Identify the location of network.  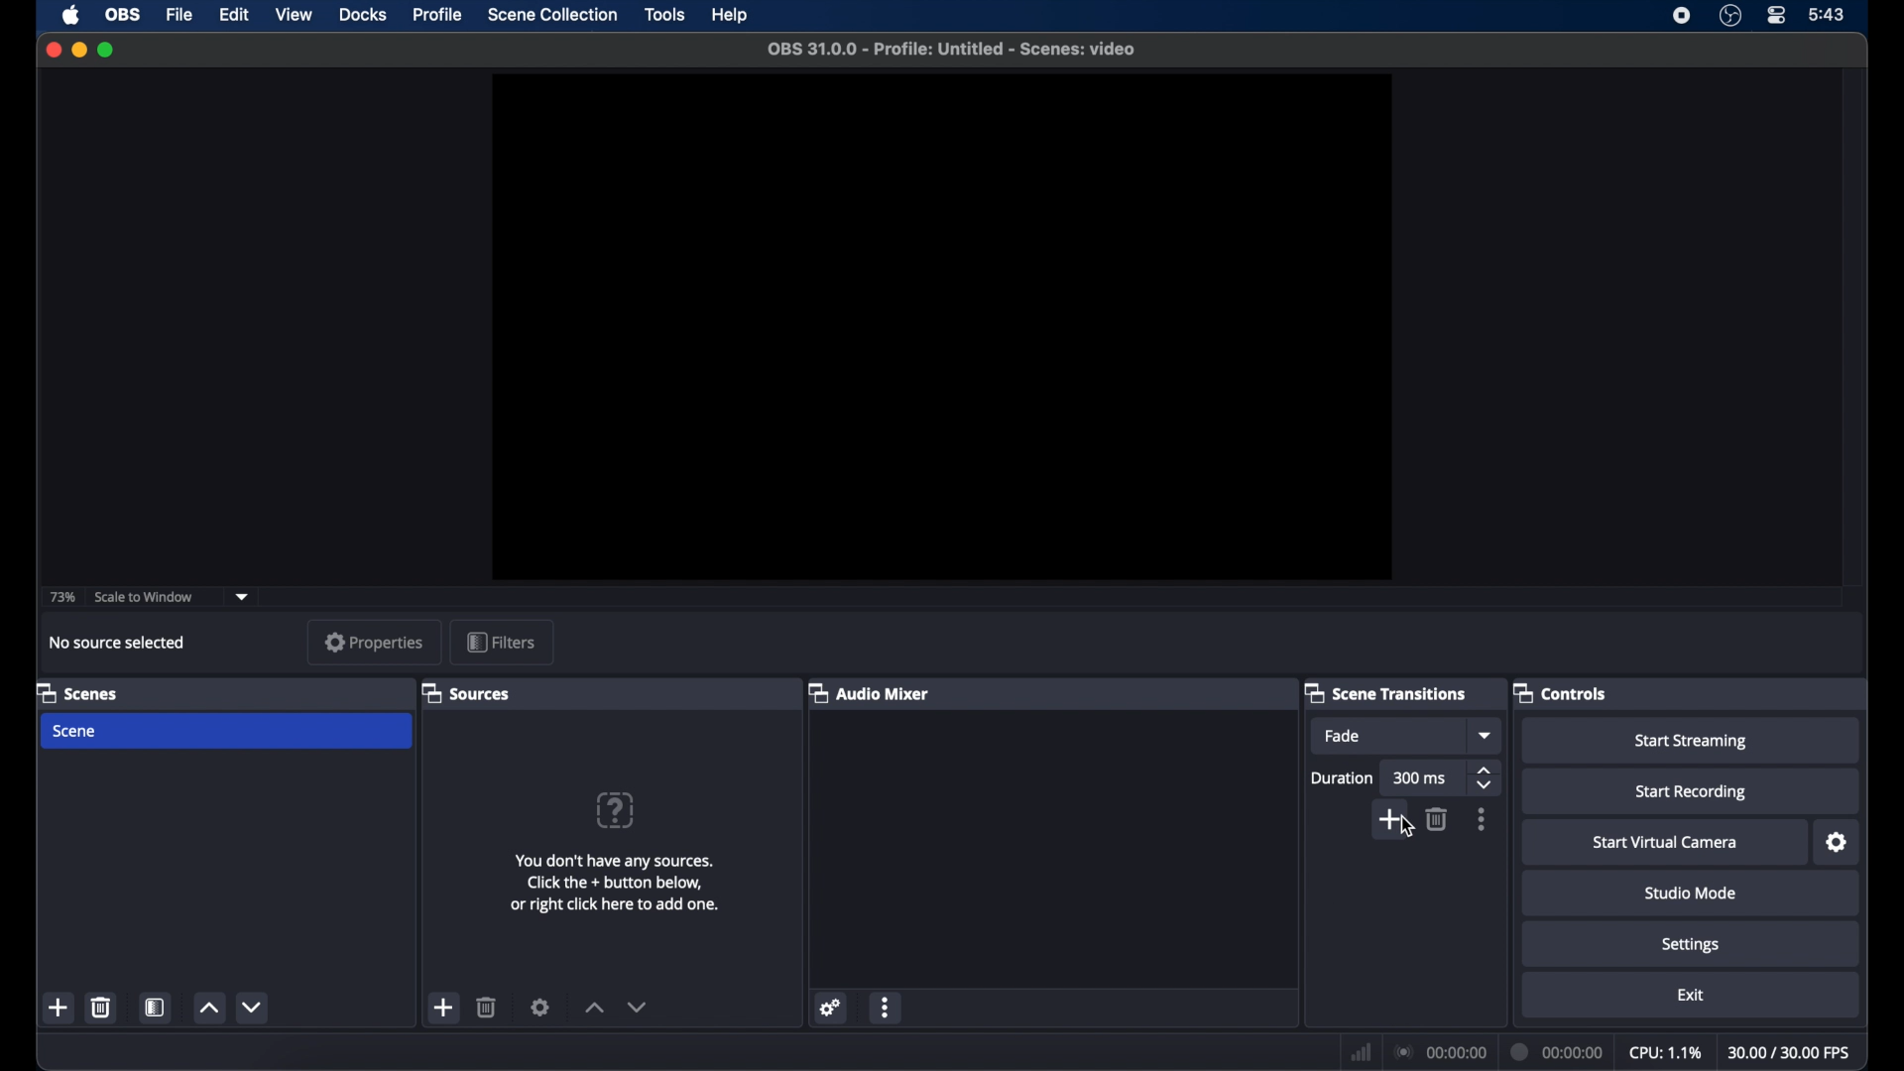
(1362, 1052).